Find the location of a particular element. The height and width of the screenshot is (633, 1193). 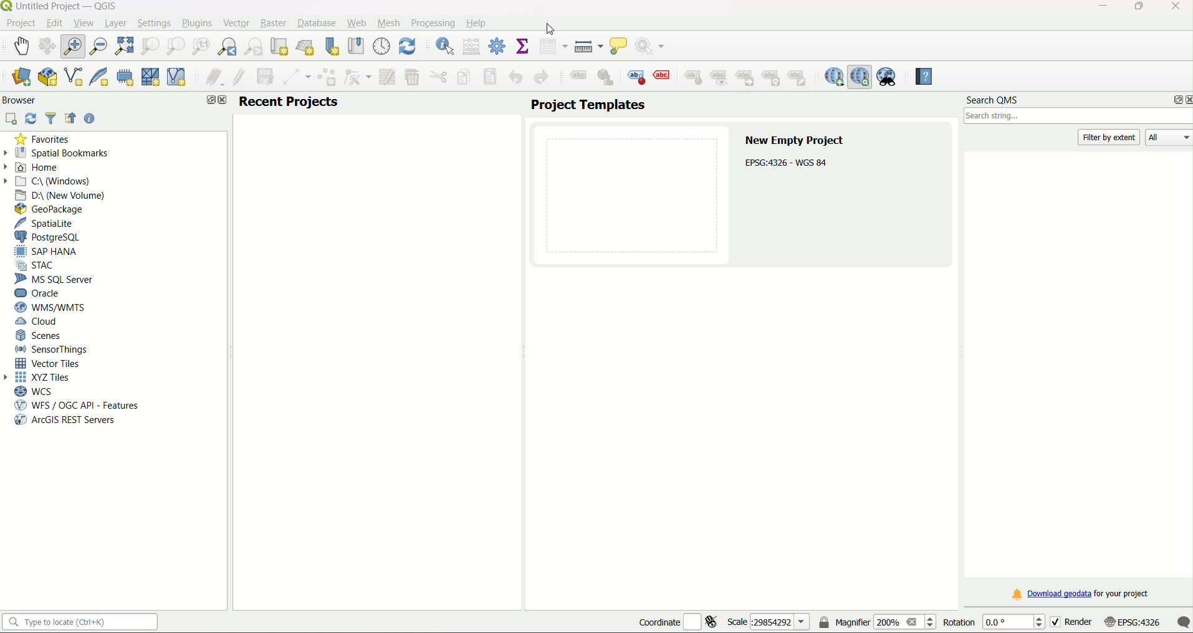

zoom in is located at coordinates (75, 45).